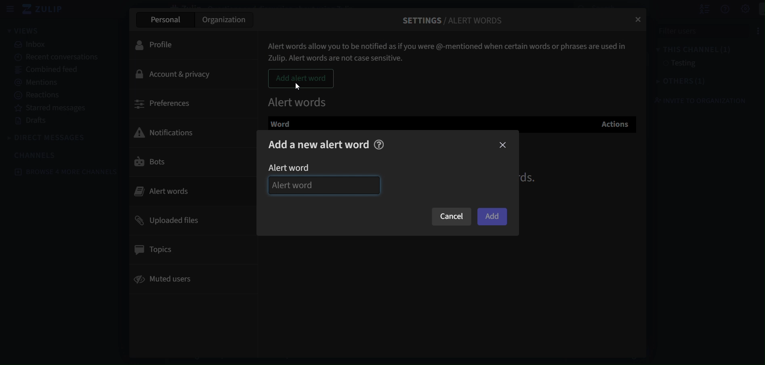  I want to click on combined feed, so click(50, 70).